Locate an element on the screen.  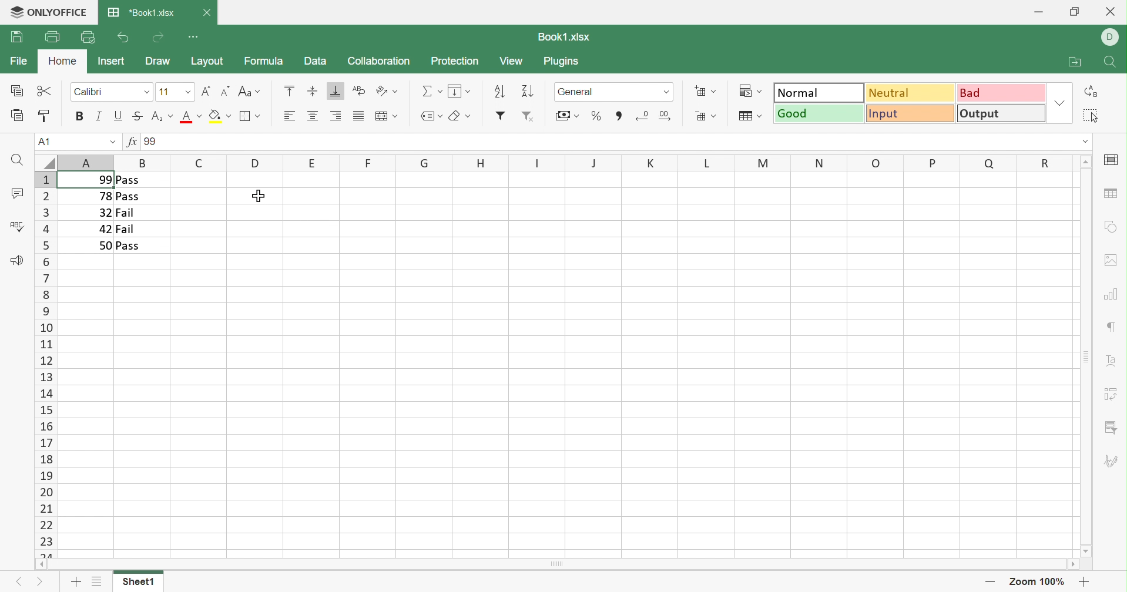
Cell settings is located at coordinates (1110, 160).